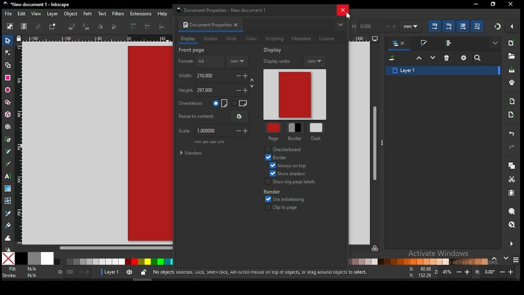 Image resolution: width=524 pixels, height=295 pixels. Describe the element at coordinates (513, 194) in the screenshot. I see `paste` at that location.